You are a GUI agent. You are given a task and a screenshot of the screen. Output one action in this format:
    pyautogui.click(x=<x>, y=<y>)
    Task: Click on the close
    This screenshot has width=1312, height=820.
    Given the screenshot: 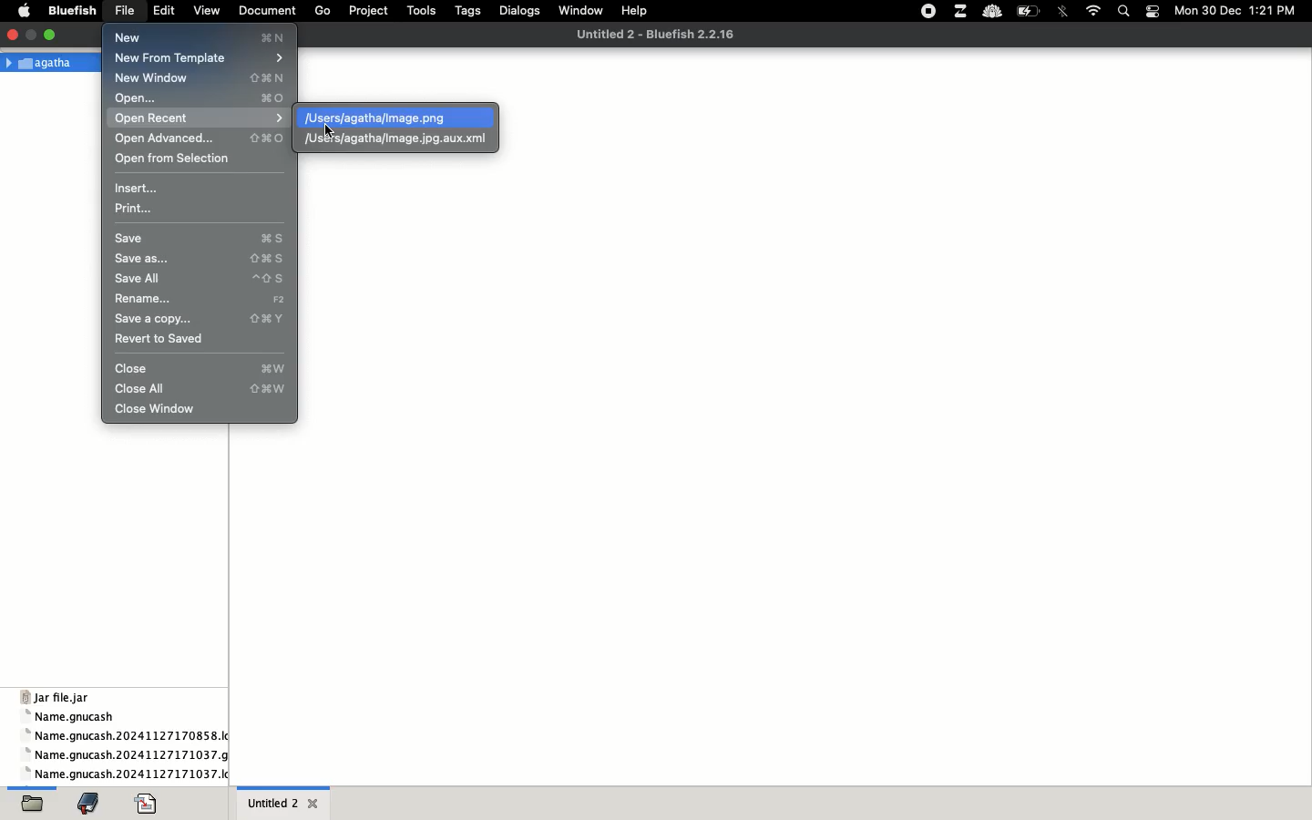 What is the action you would take?
    pyautogui.click(x=200, y=369)
    